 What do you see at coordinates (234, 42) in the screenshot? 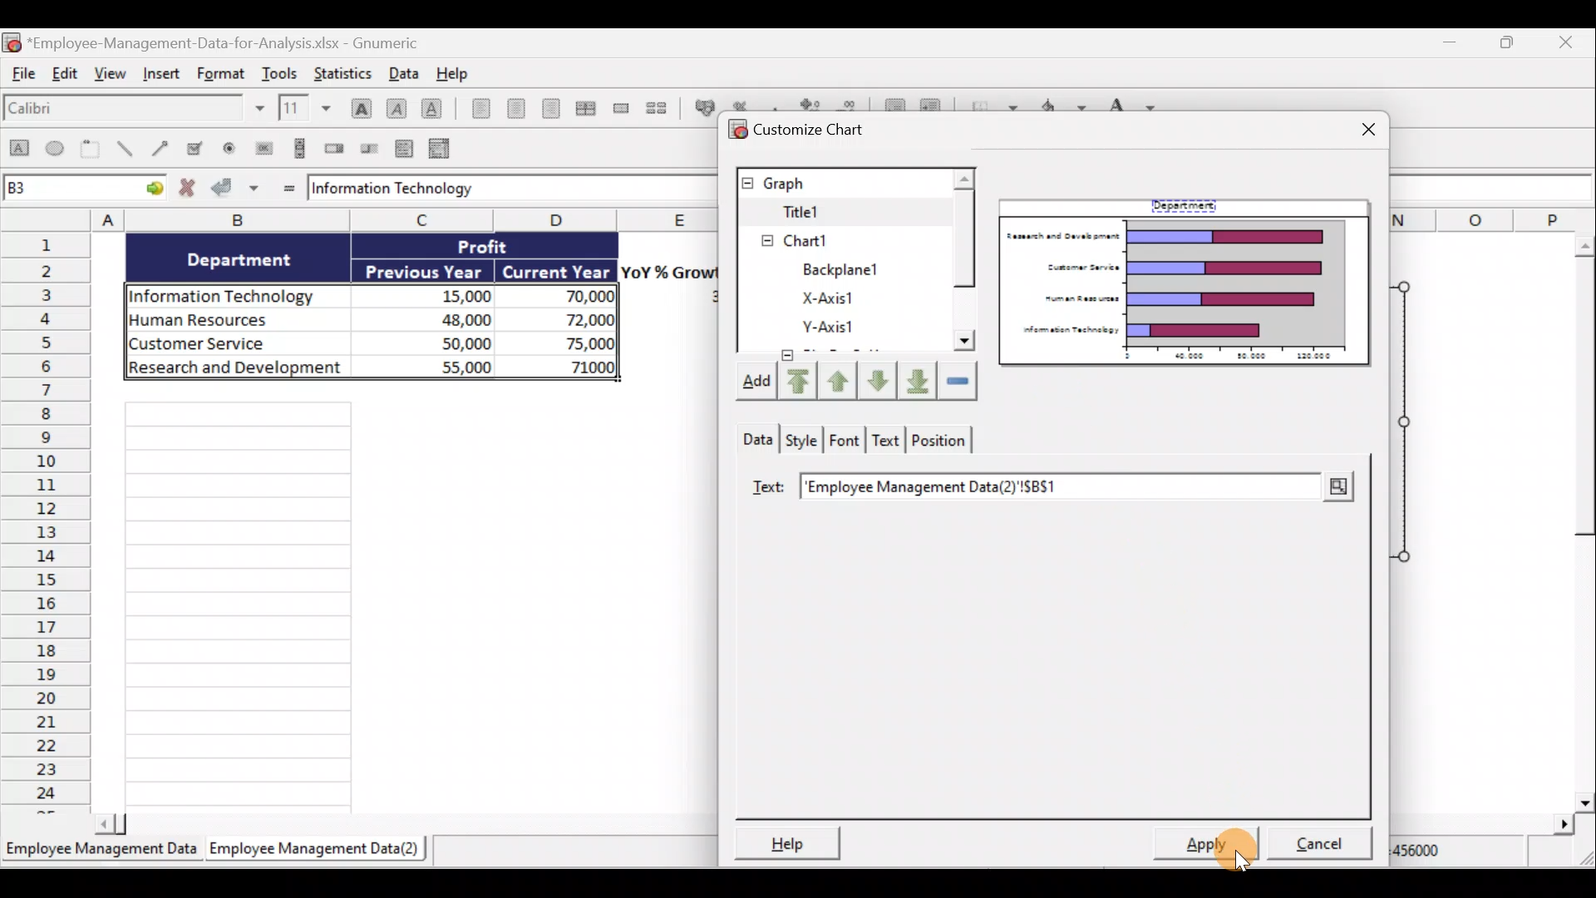
I see `*Employee-Management-Data-for-Analysis.xlsx - Gnumeric` at bounding box center [234, 42].